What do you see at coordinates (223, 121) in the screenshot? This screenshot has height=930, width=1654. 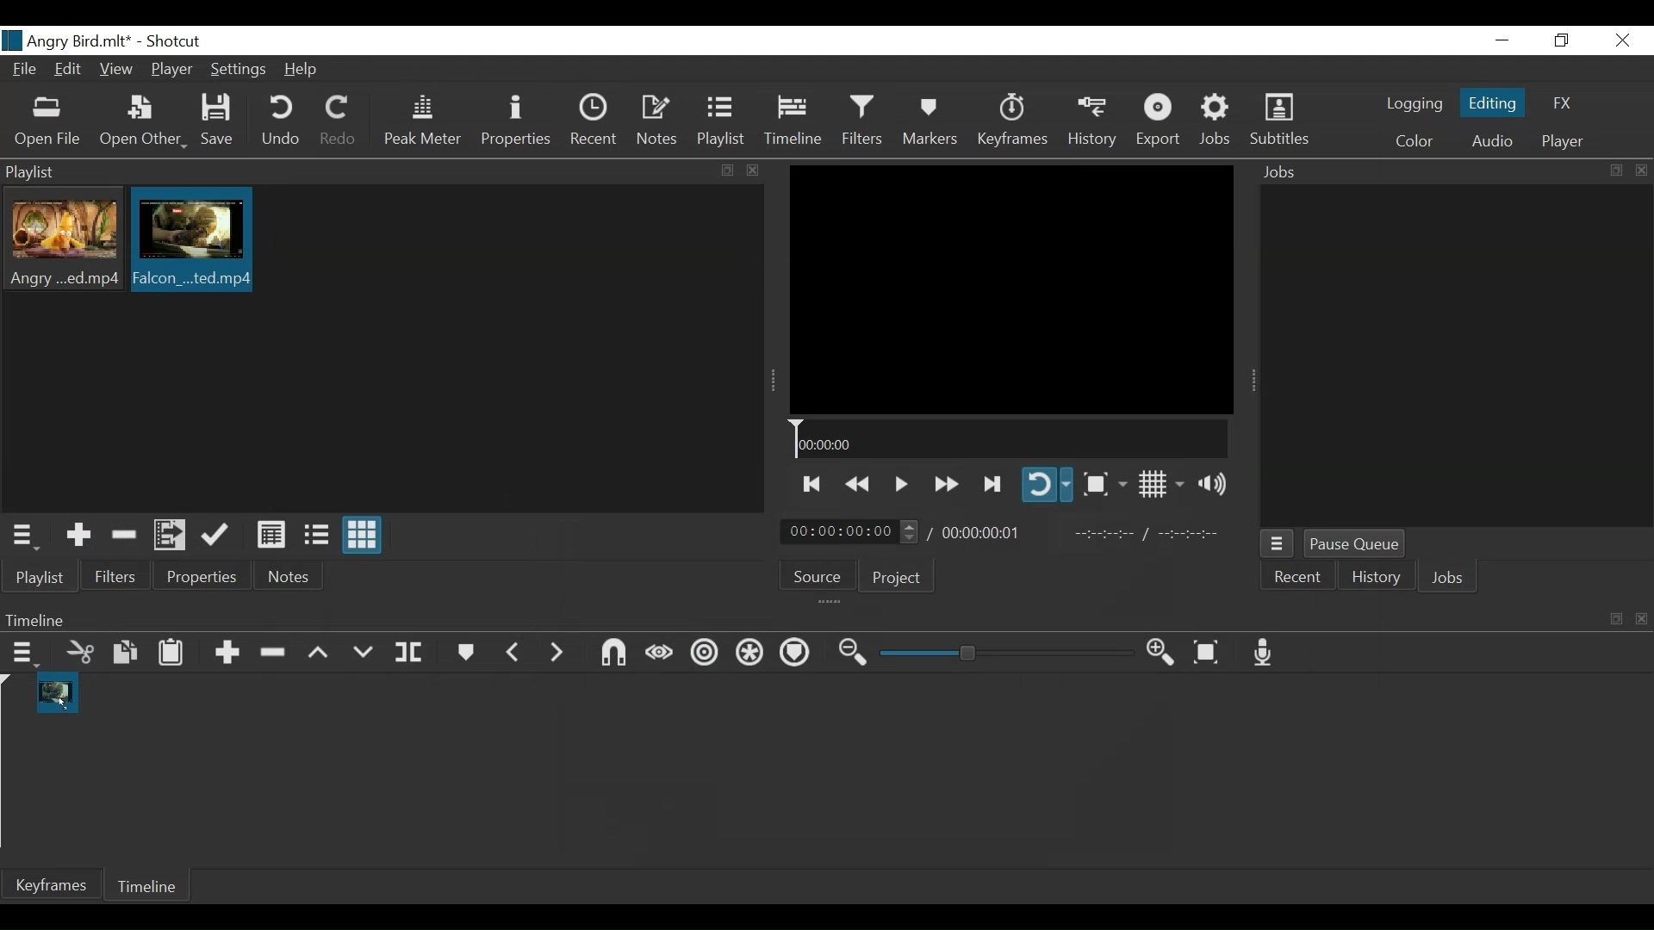 I see `Save` at bounding box center [223, 121].